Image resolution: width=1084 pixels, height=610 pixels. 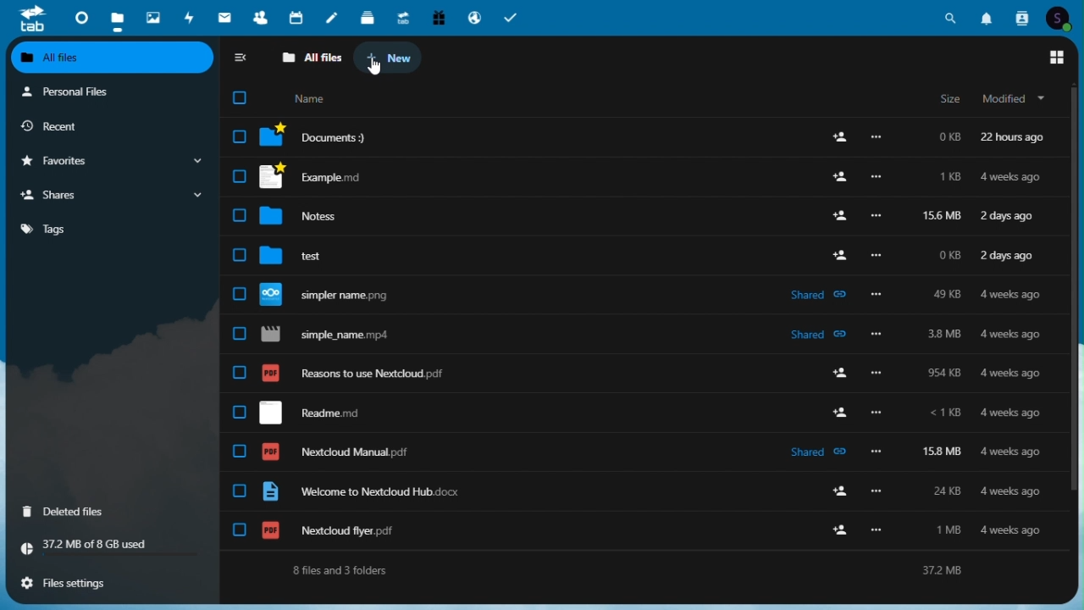 What do you see at coordinates (1012, 530) in the screenshot?
I see `4 weeks ago` at bounding box center [1012, 530].